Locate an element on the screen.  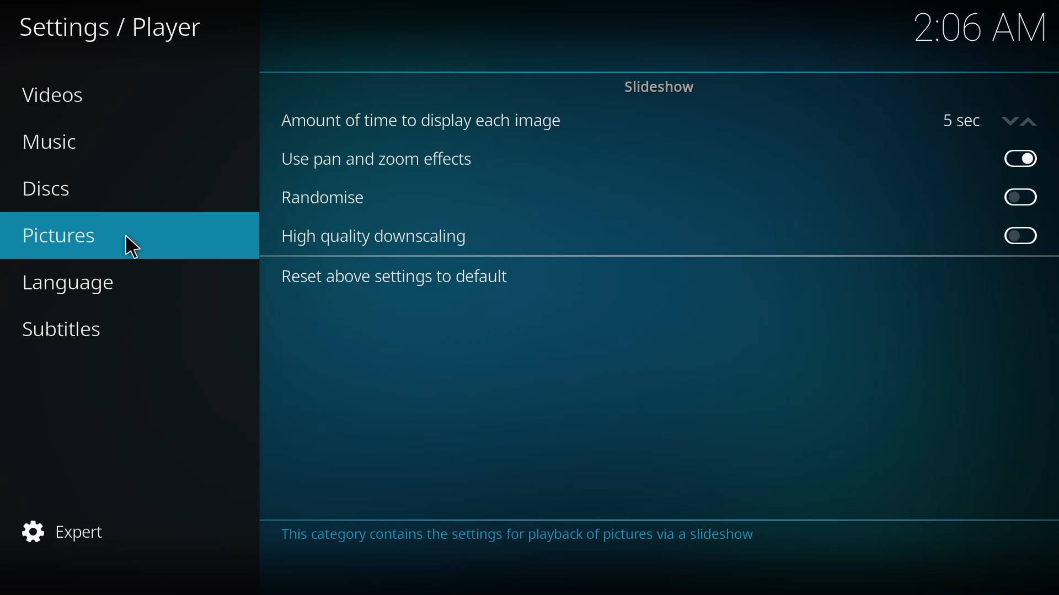
5 sec is located at coordinates (993, 120).